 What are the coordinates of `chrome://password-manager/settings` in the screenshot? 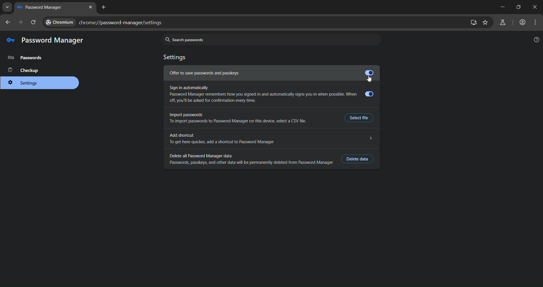 It's located at (107, 22).